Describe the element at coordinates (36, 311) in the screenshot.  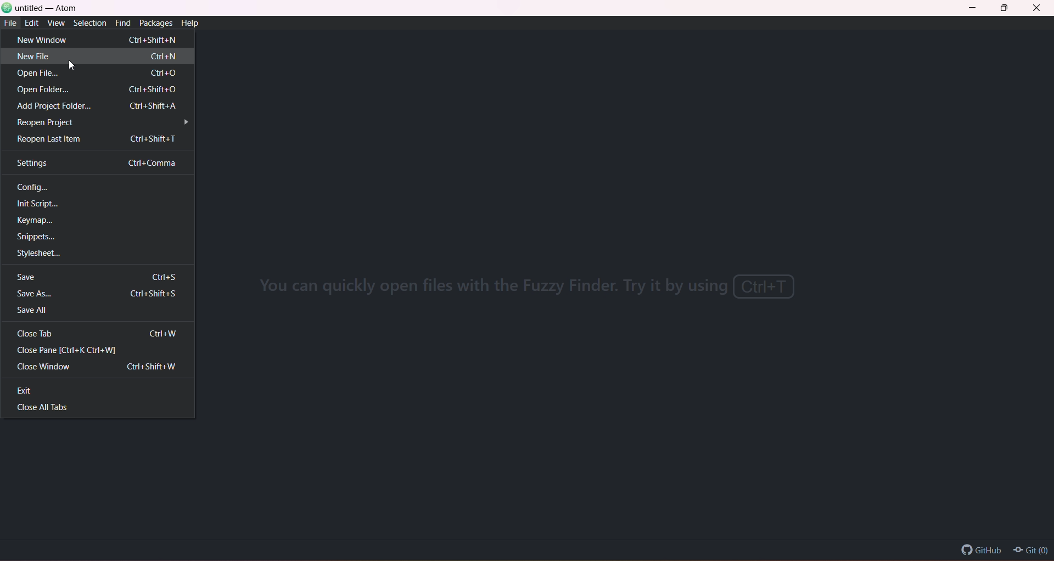
I see `Save All` at that location.